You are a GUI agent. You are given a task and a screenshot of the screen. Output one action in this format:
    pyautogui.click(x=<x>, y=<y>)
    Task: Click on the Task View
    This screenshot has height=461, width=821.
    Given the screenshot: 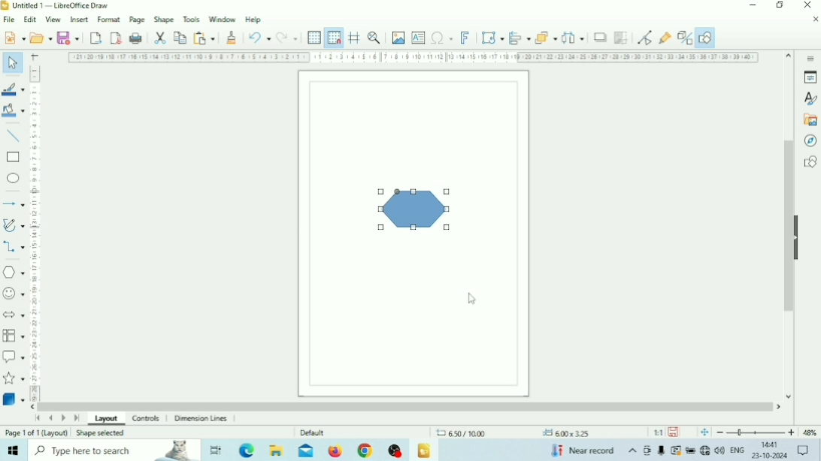 What is the action you would take?
    pyautogui.click(x=216, y=450)
    